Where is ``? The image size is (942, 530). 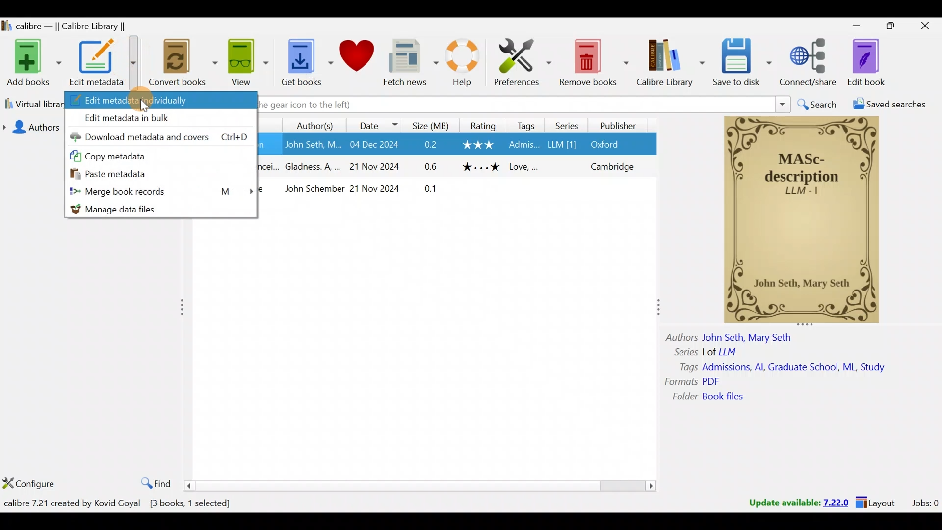
 is located at coordinates (802, 221).